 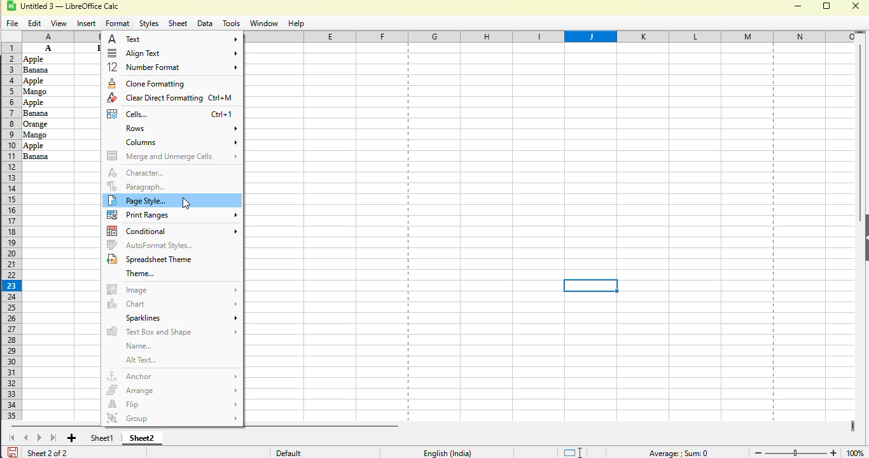 I want to click on scroll to next sheet, so click(x=39, y=438).